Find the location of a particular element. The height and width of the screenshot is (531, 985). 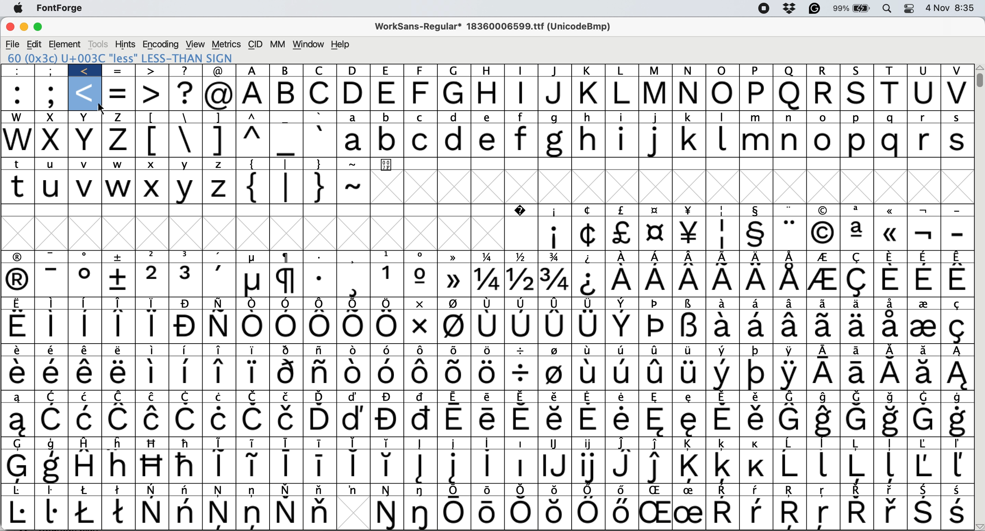

Symbol is located at coordinates (388, 164).